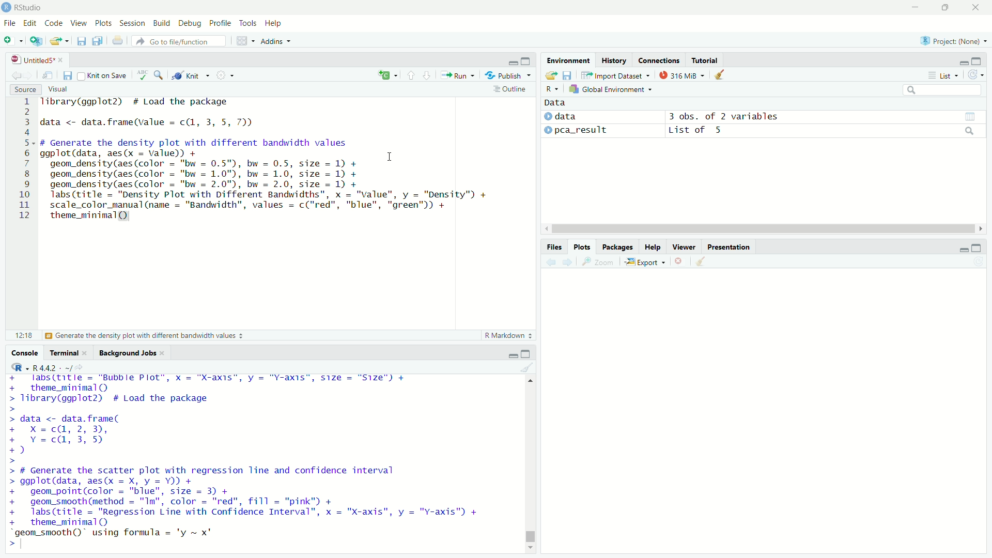 The image size is (992, 558). Describe the element at coordinates (57, 89) in the screenshot. I see `Visual` at that location.